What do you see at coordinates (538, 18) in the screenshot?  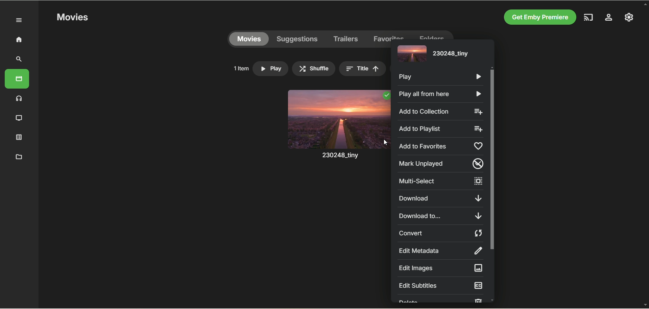 I see `get emby premiere` at bounding box center [538, 18].